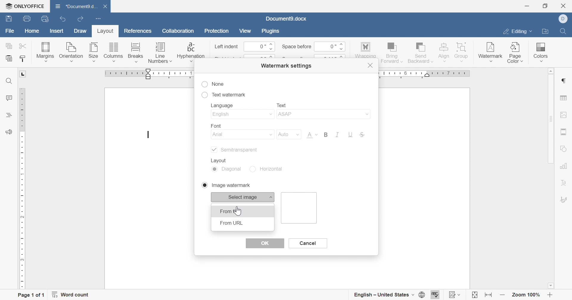  What do you see at coordinates (287, 134) in the screenshot?
I see `auto` at bounding box center [287, 134].